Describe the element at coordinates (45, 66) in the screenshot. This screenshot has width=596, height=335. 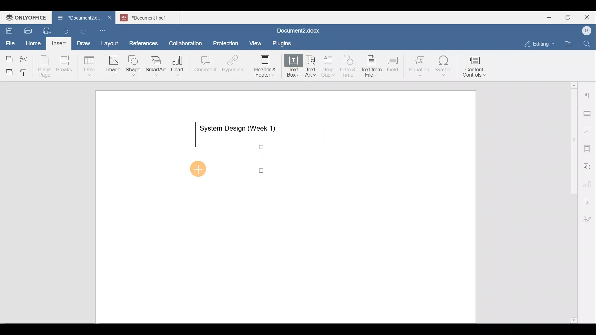
I see `Blank page` at that location.